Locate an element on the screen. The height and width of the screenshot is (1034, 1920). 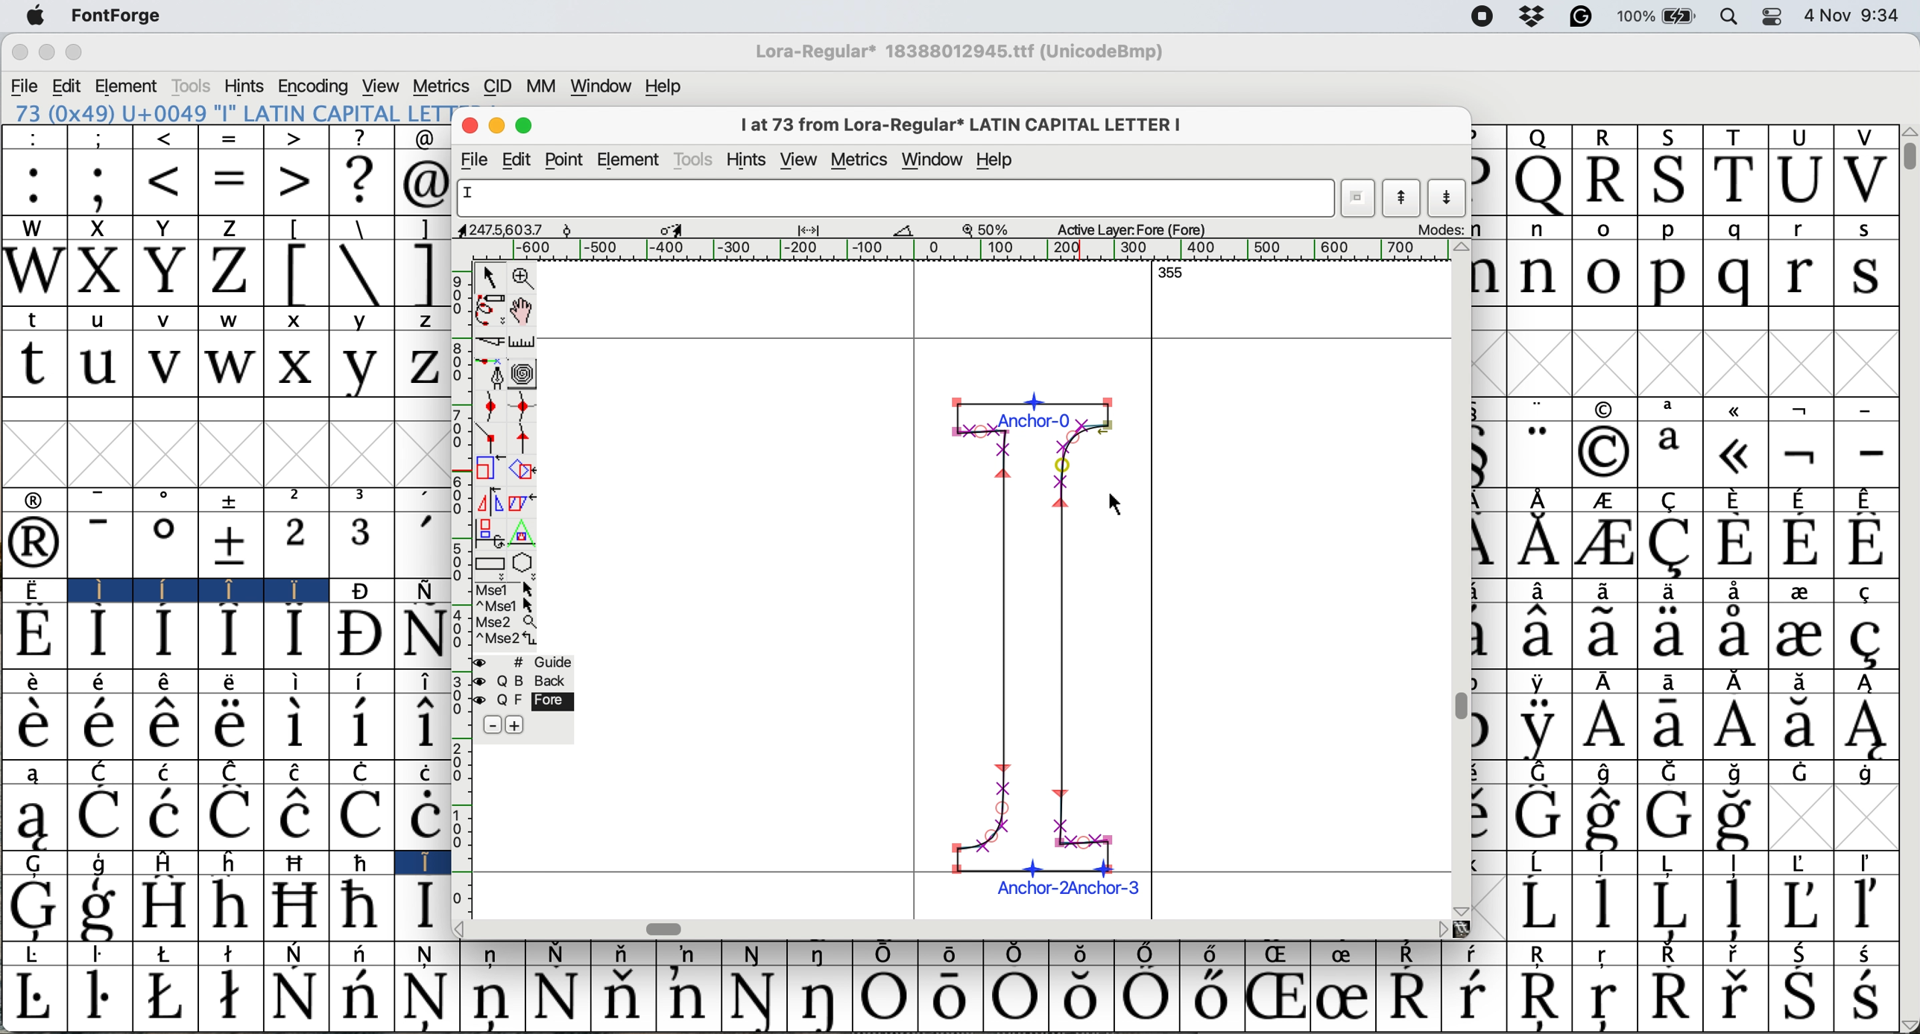
I is located at coordinates (422, 862).